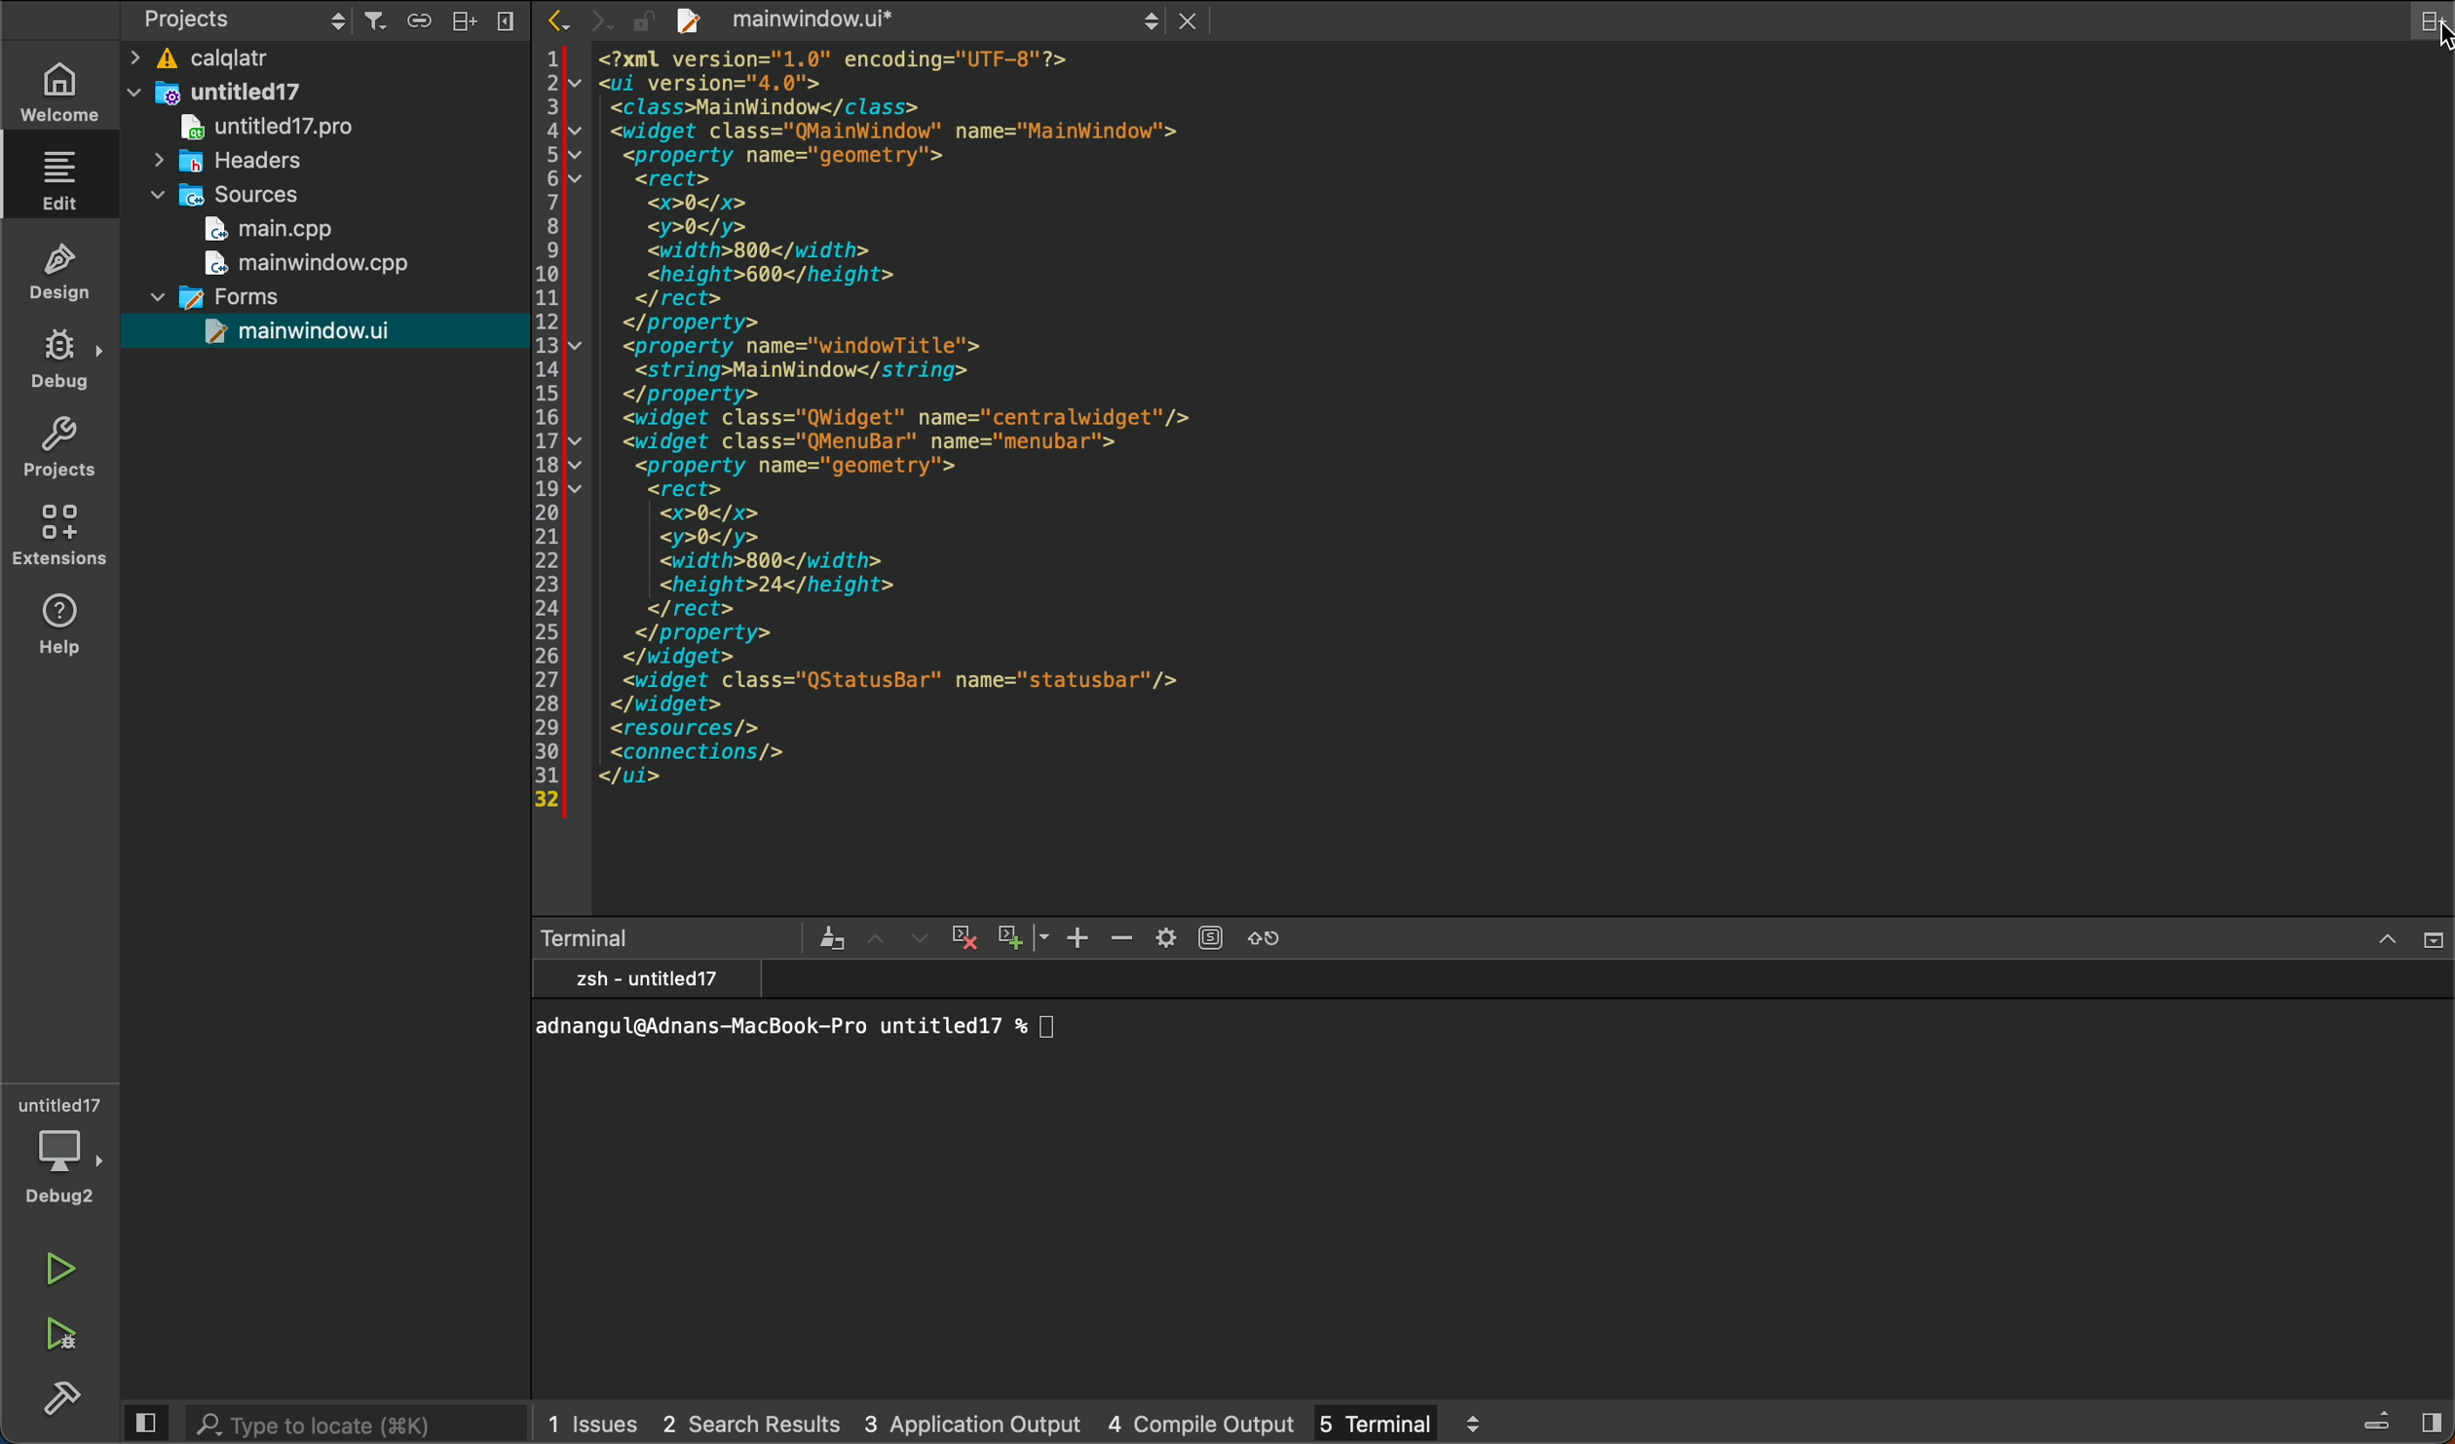 The image size is (2455, 1444). Describe the element at coordinates (594, 1422) in the screenshot. I see `issues` at that location.